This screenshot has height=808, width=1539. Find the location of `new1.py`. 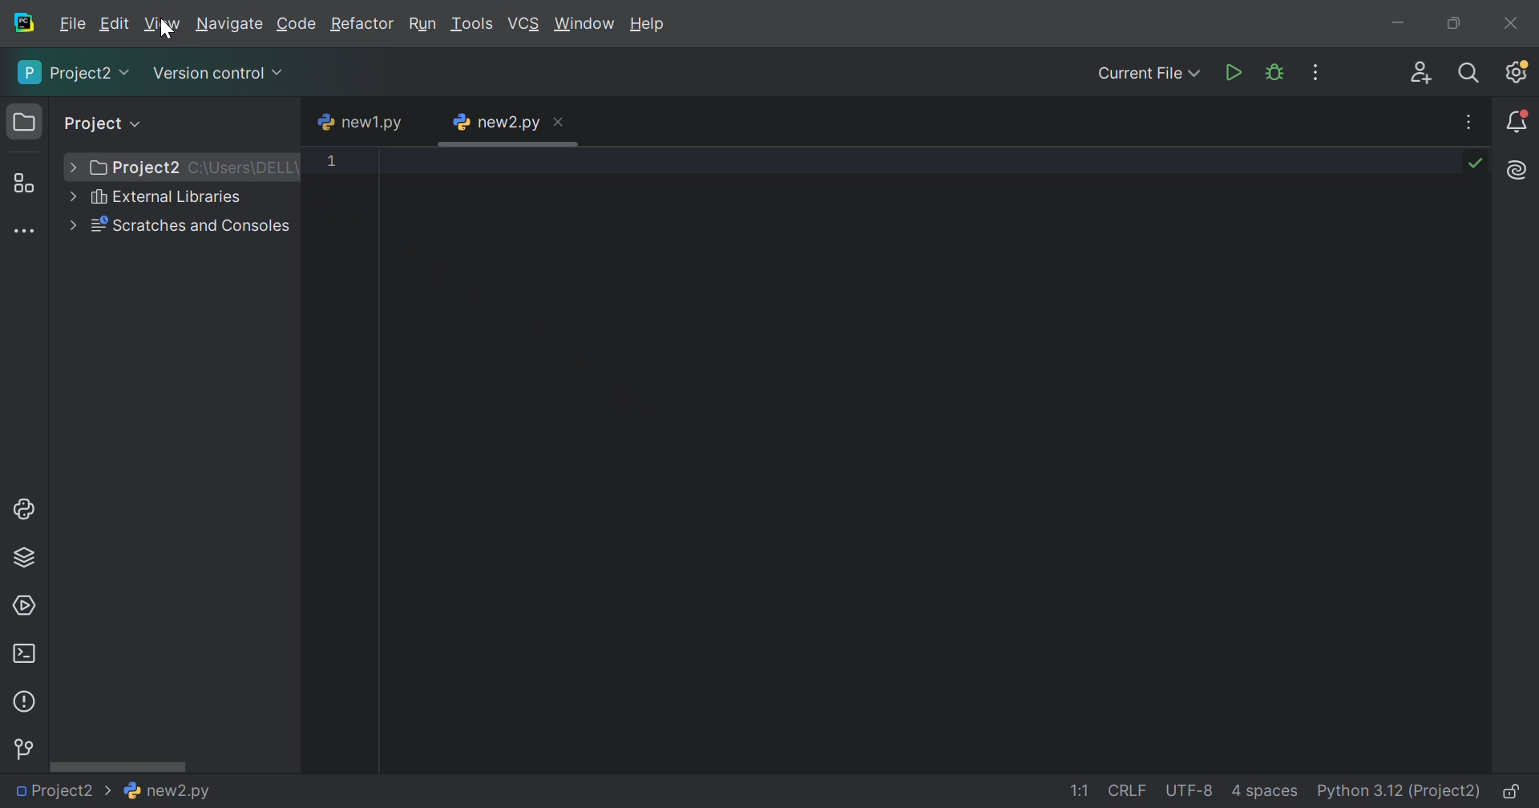

new1.py is located at coordinates (360, 123).